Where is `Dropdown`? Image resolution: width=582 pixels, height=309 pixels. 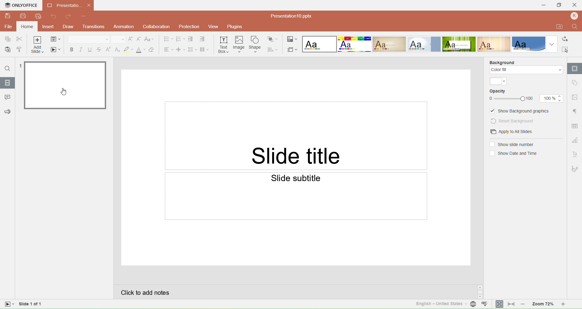
Dropdown is located at coordinates (552, 44).